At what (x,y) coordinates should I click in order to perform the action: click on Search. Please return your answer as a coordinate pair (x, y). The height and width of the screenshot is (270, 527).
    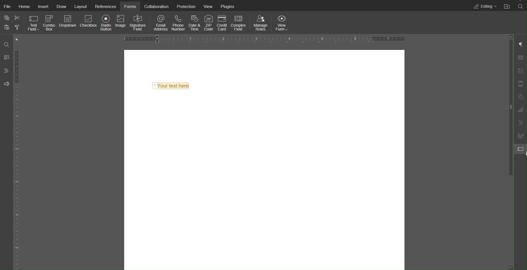
    Looking at the image, I should click on (520, 6).